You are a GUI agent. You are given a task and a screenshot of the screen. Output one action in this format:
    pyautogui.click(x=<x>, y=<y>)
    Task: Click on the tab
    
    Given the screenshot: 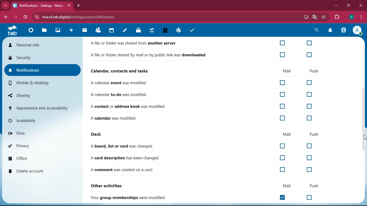 What is the action you would take?
    pyautogui.click(x=14, y=31)
    